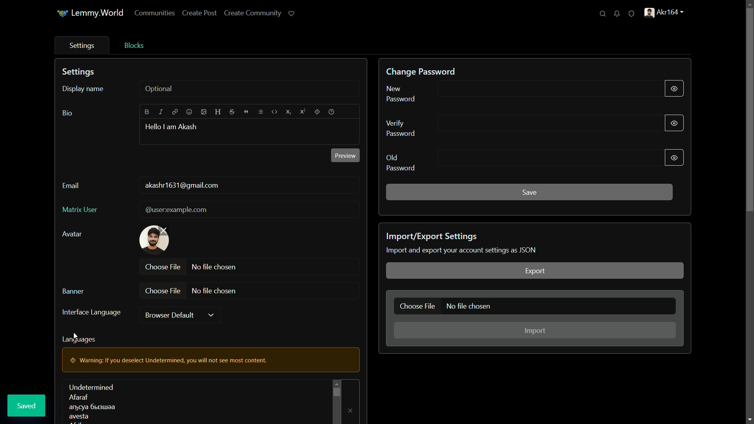  I want to click on superscript, so click(303, 112).